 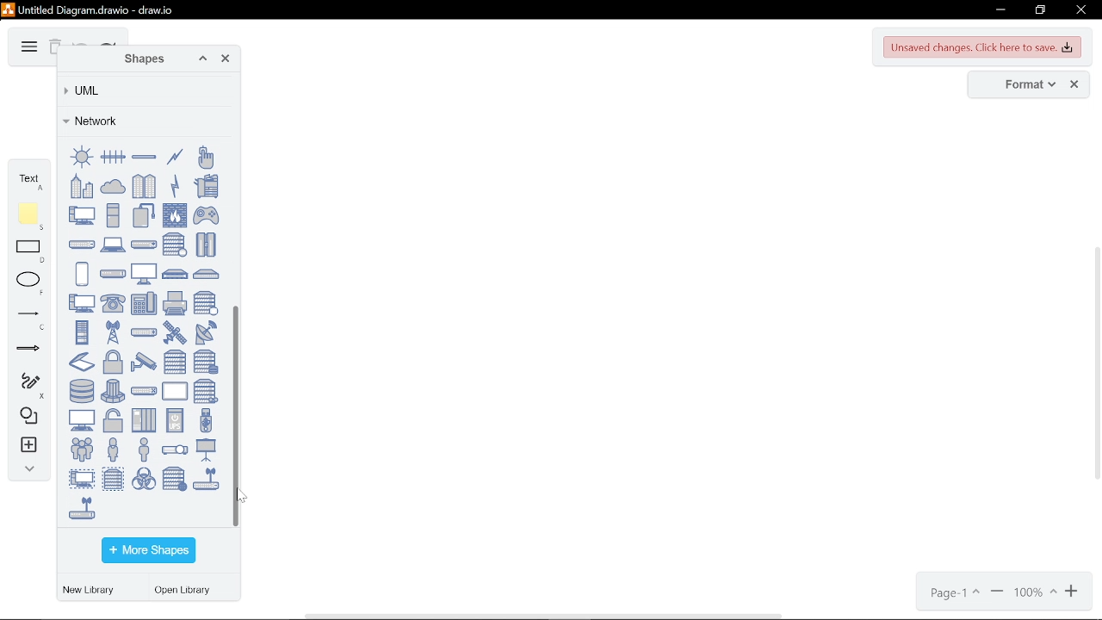 I want to click on web server, so click(x=175, y=479).